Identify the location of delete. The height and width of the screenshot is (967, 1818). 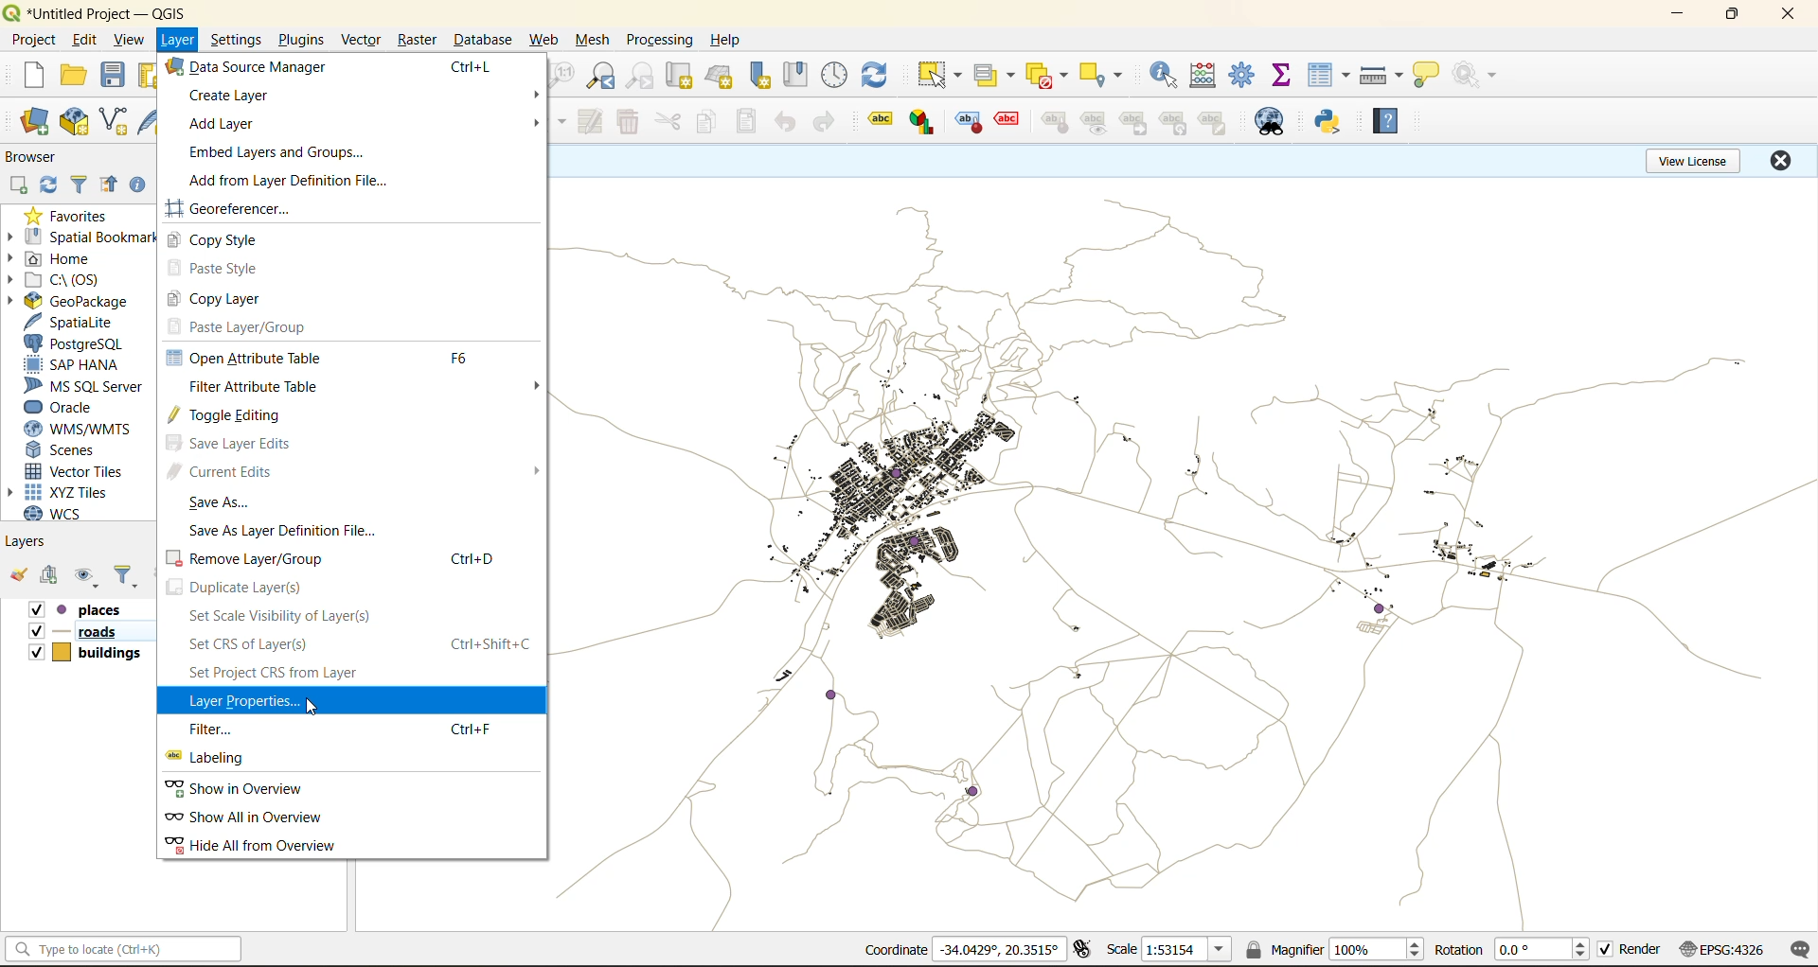
(632, 121).